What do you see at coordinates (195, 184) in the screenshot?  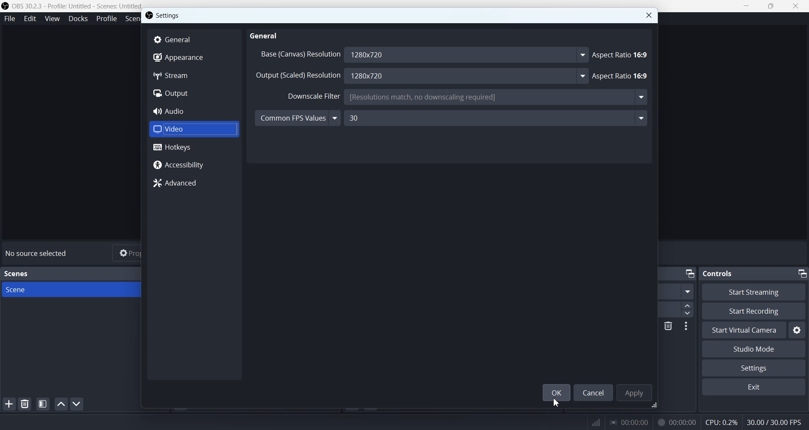 I see `Advanced` at bounding box center [195, 184].